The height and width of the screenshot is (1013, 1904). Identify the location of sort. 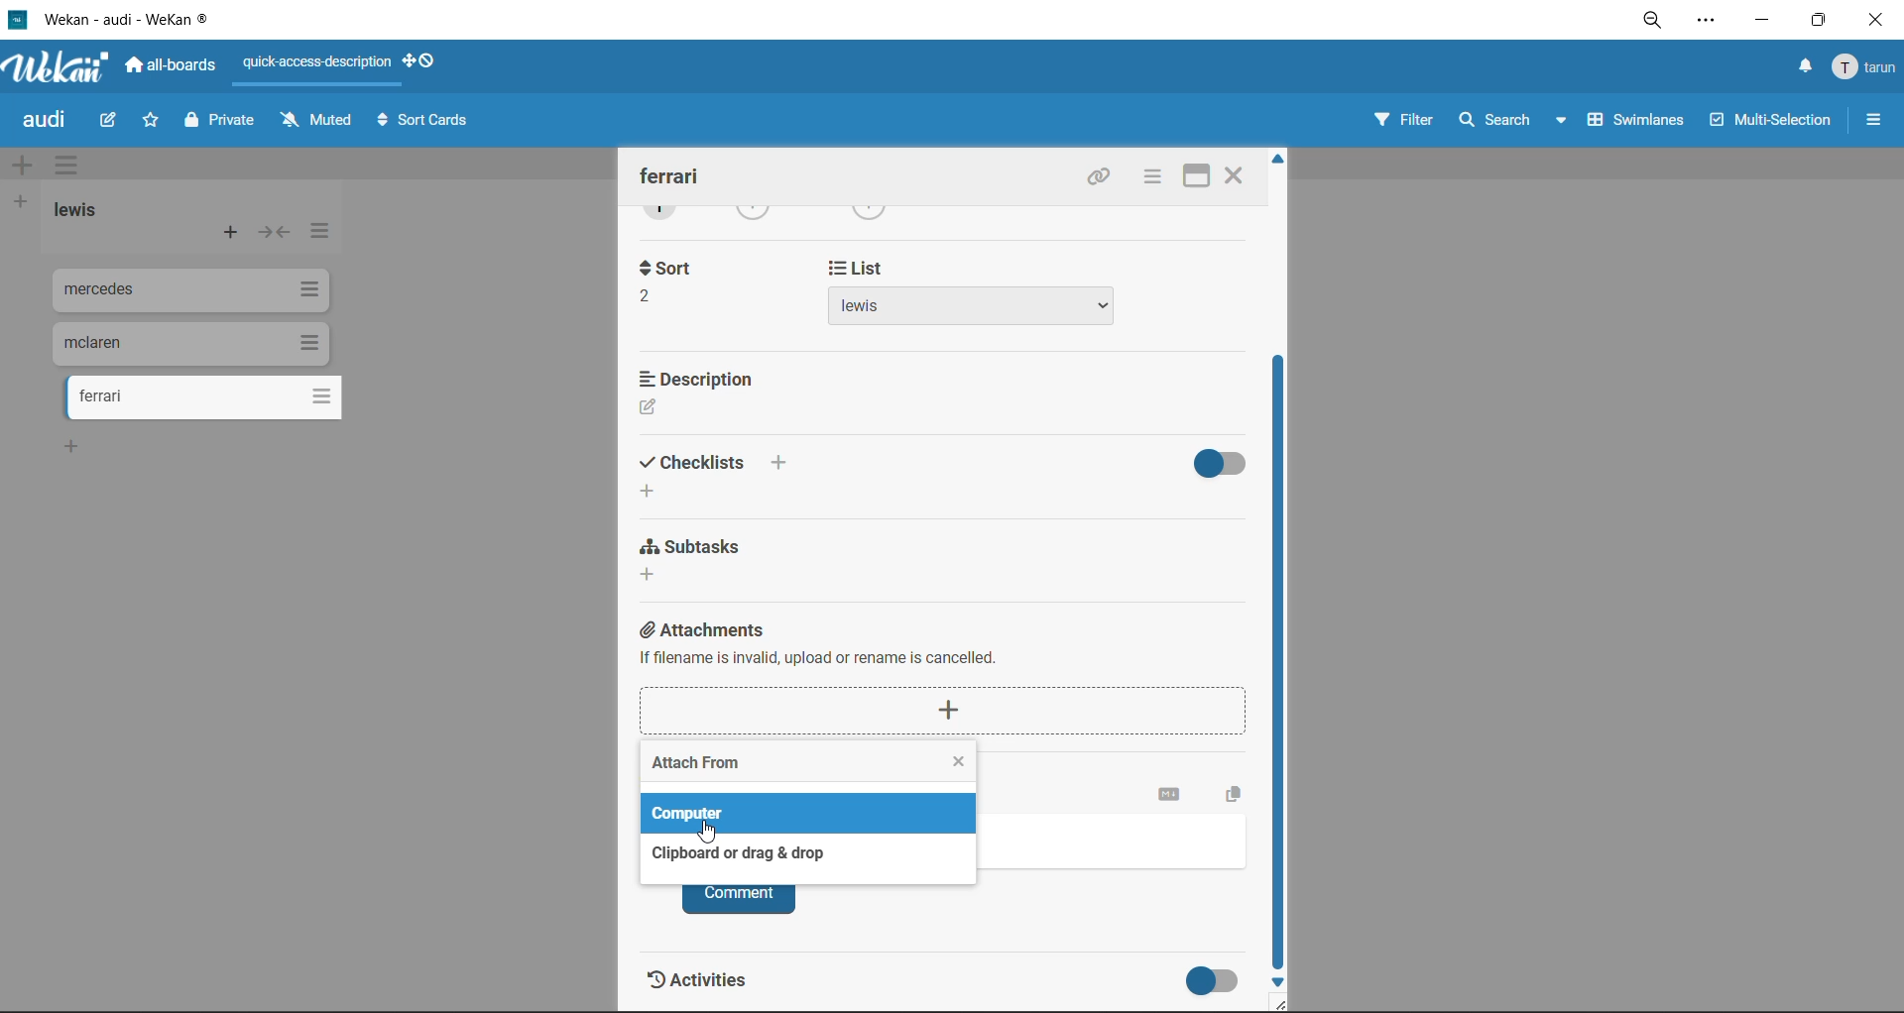
(664, 281).